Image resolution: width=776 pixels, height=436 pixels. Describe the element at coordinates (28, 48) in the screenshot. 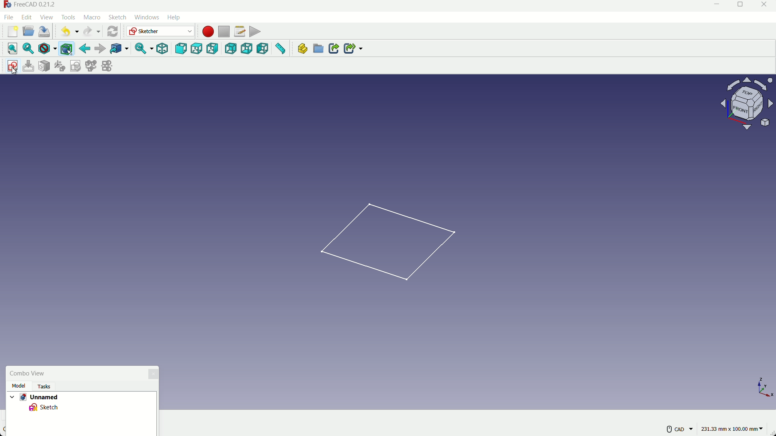

I see `select fit` at that location.